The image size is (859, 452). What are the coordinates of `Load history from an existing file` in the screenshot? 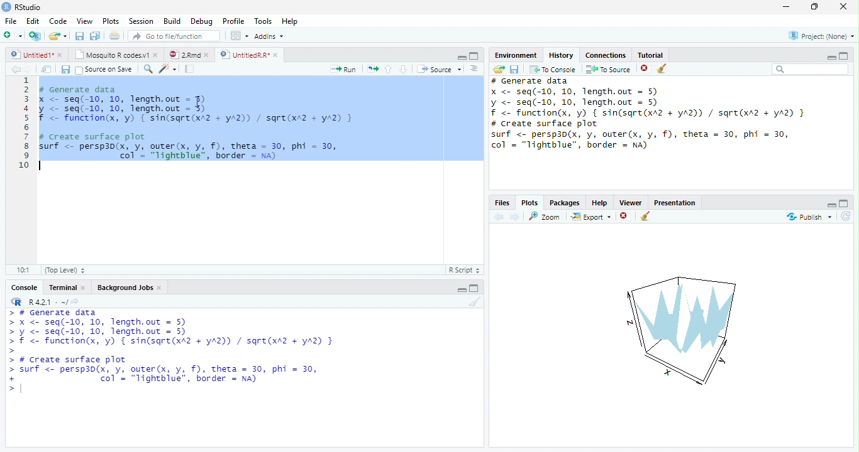 It's located at (498, 70).